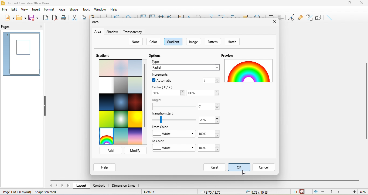  I want to click on transition start 20%, so click(186, 117).